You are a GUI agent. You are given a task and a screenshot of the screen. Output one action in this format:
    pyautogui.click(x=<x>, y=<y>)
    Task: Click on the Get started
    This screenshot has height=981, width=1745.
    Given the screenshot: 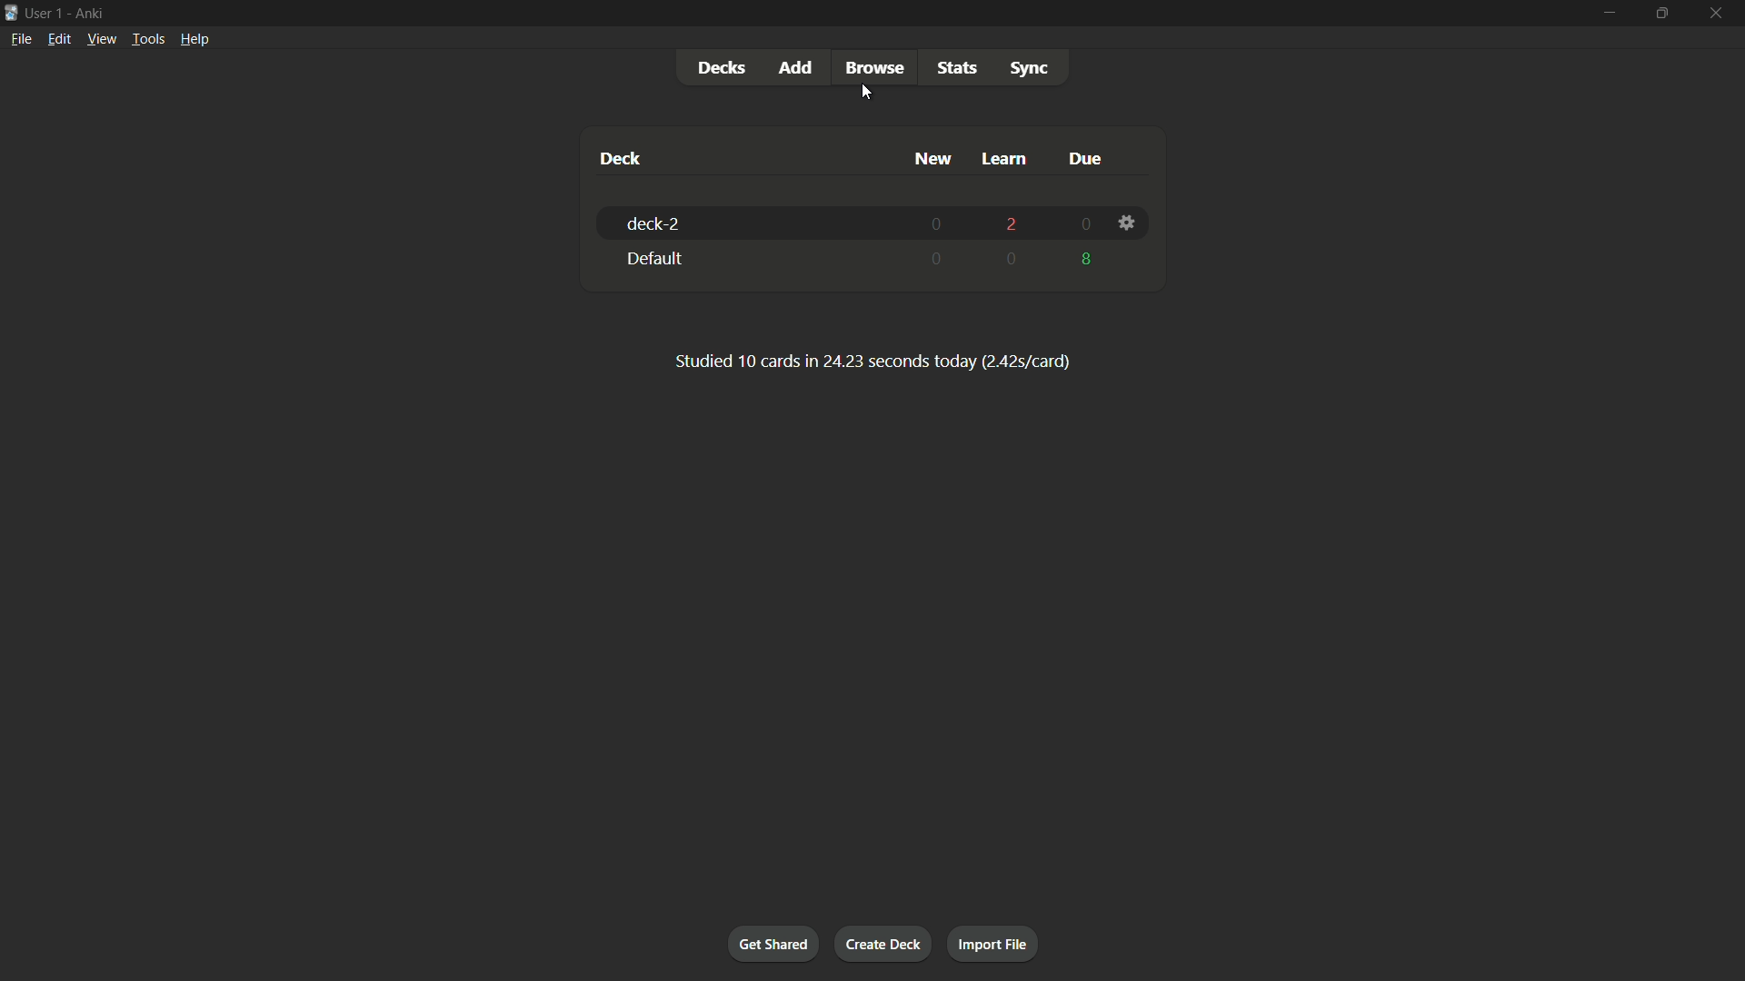 What is the action you would take?
    pyautogui.click(x=773, y=943)
    